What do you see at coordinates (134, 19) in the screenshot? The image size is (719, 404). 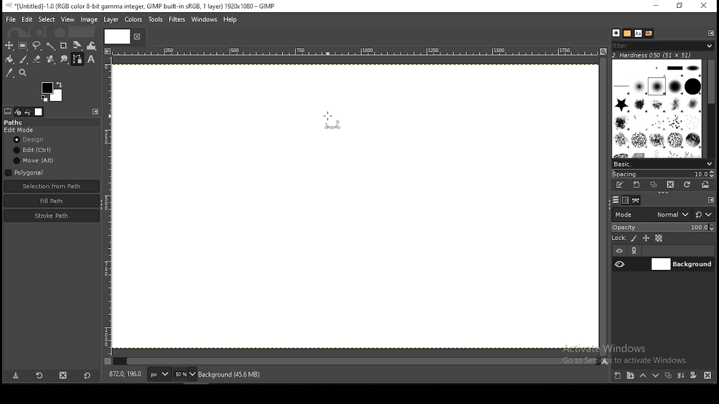 I see `colors` at bounding box center [134, 19].